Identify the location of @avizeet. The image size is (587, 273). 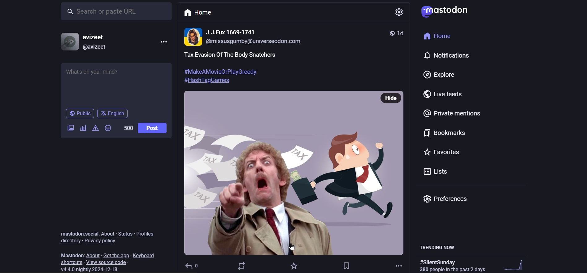
(97, 48).